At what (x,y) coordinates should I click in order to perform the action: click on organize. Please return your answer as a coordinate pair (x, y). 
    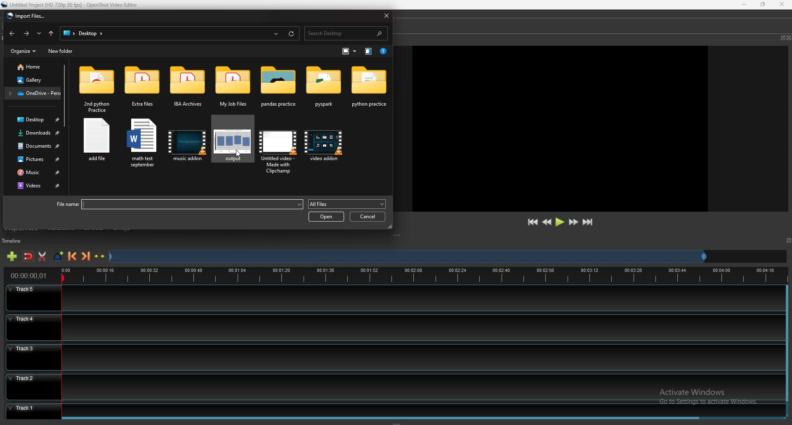
    Looking at the image, I should click on (24, 51).